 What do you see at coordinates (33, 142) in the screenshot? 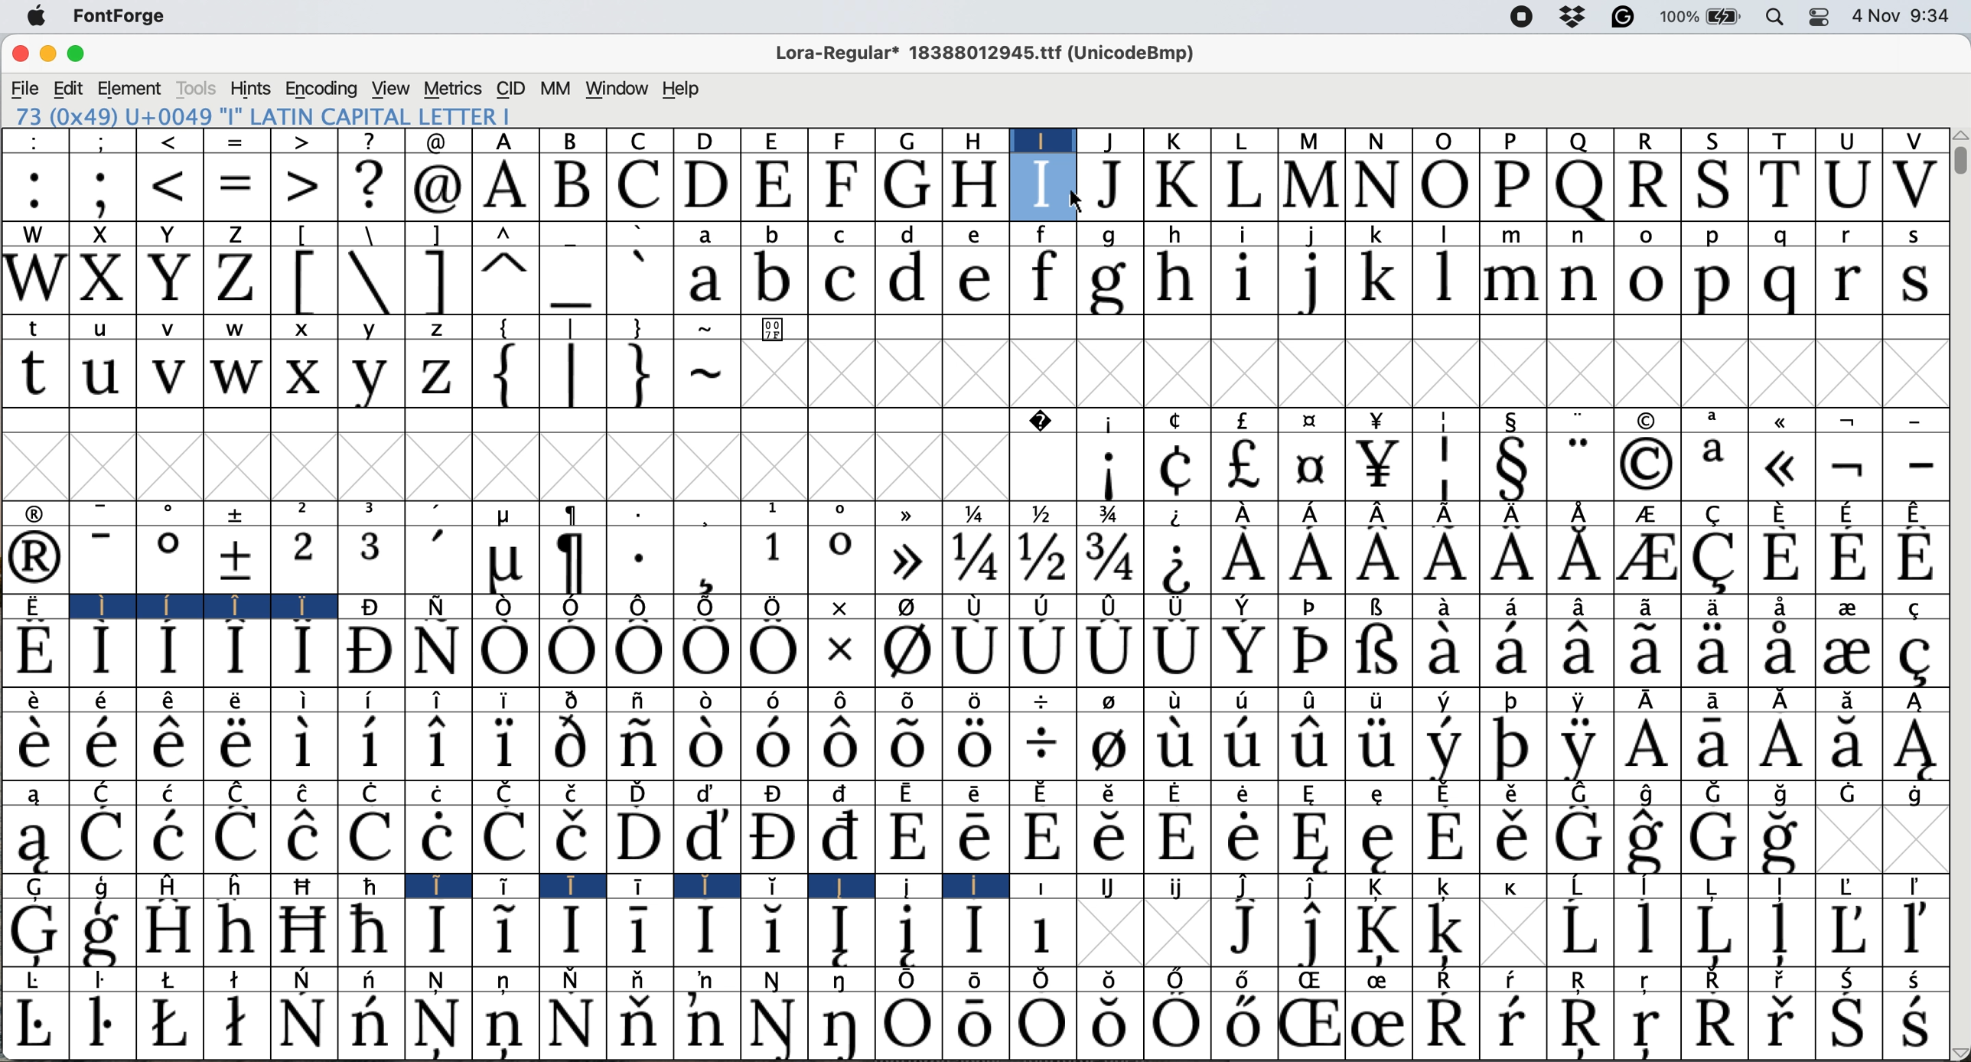
I see `:` at bounding box center [33, 142].